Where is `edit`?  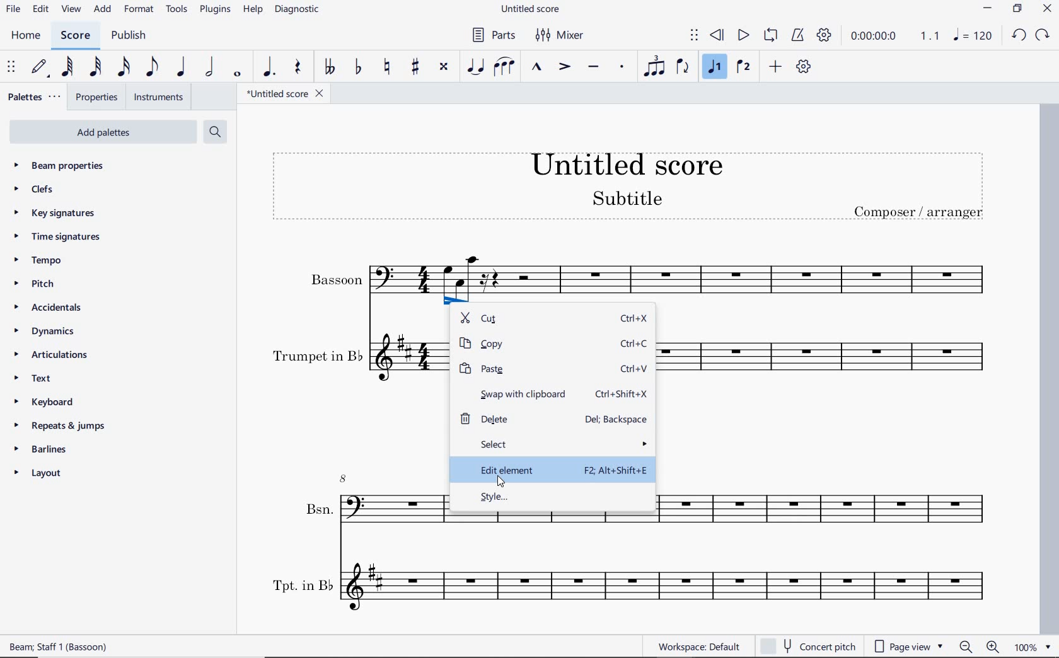
edit is located at coordinates (40, 11).